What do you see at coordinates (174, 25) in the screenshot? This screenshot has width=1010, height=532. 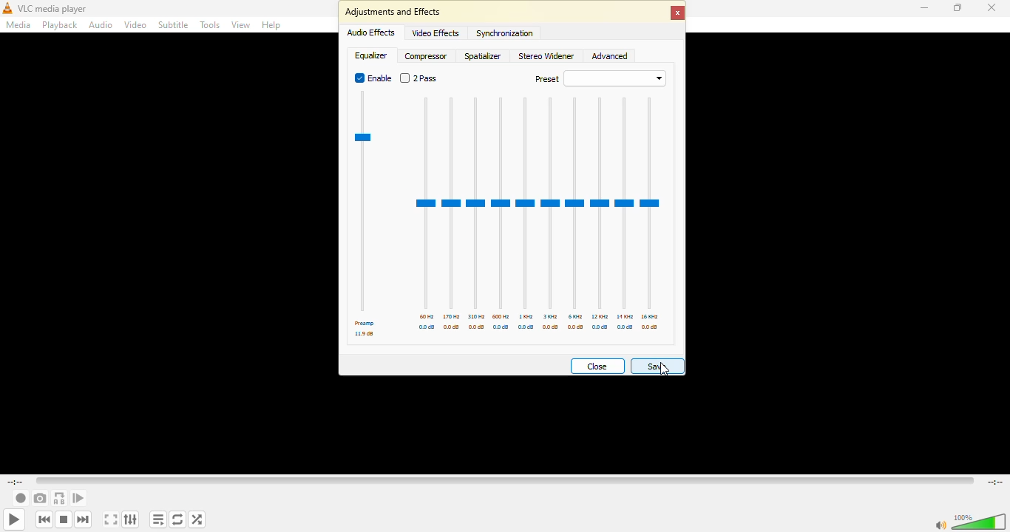 I see `subtitle` at bounding box center [174, 25].